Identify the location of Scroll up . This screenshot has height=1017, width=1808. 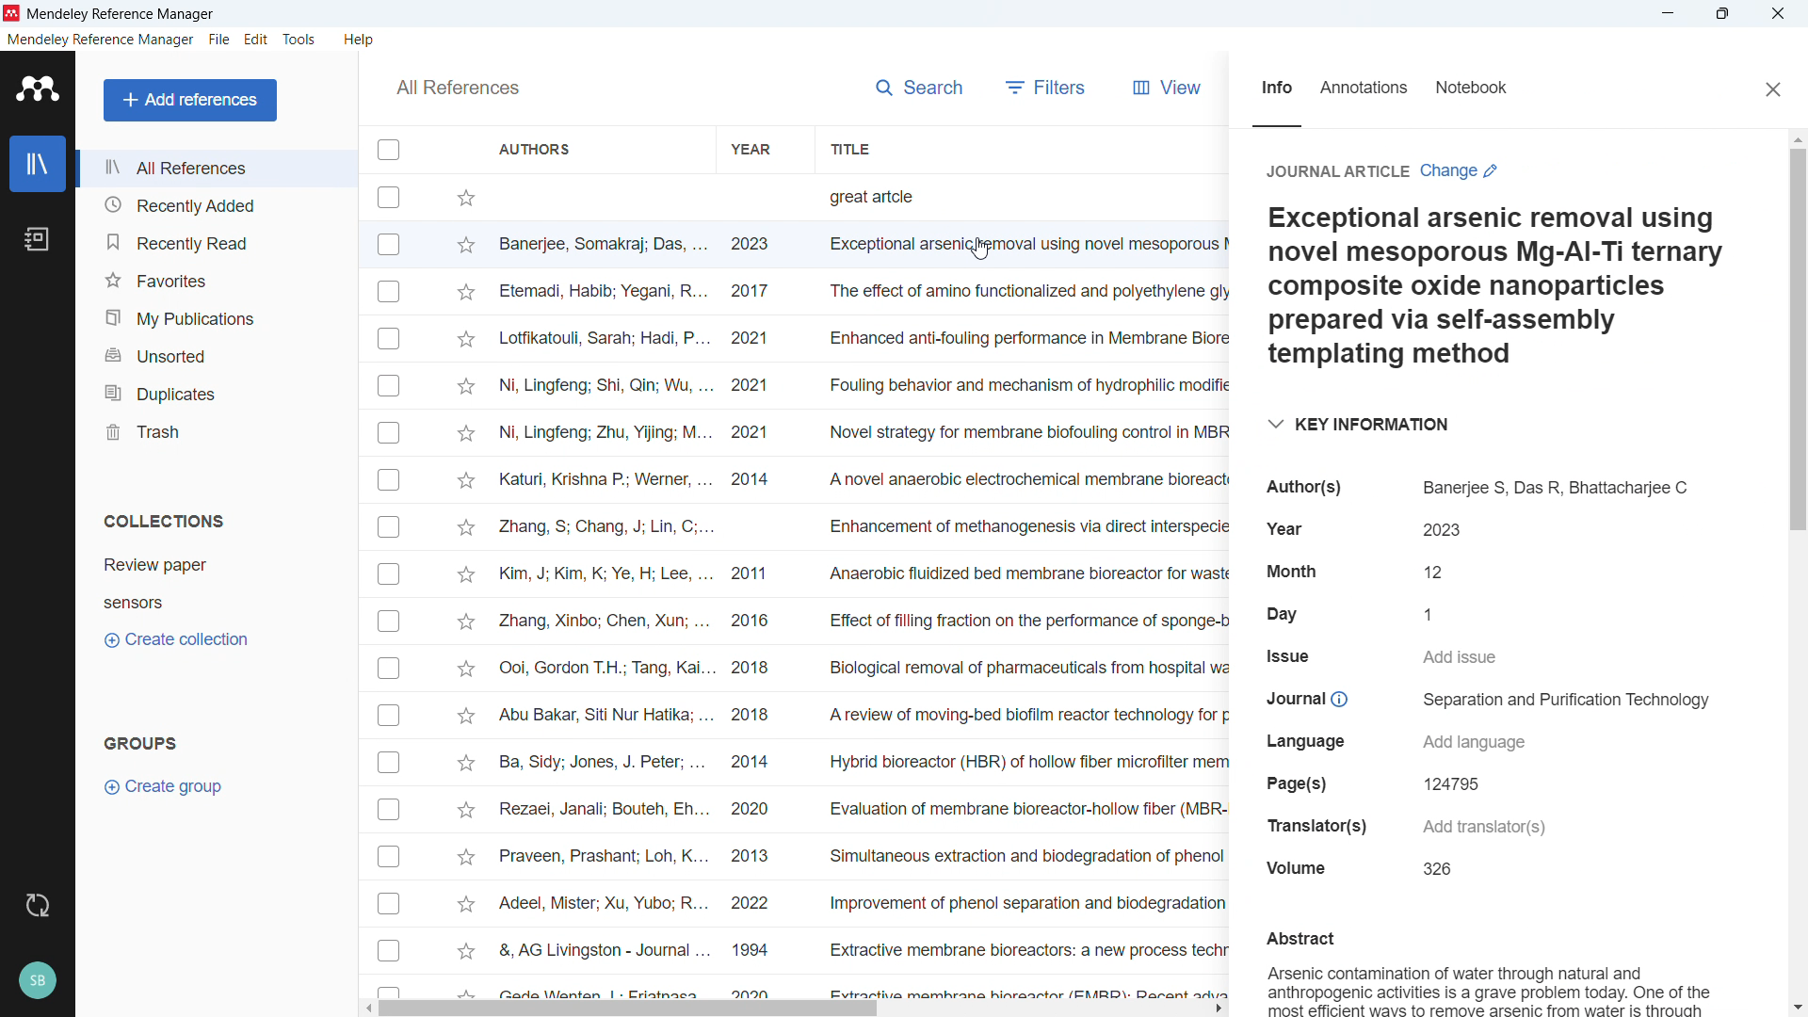
(1797, 139).